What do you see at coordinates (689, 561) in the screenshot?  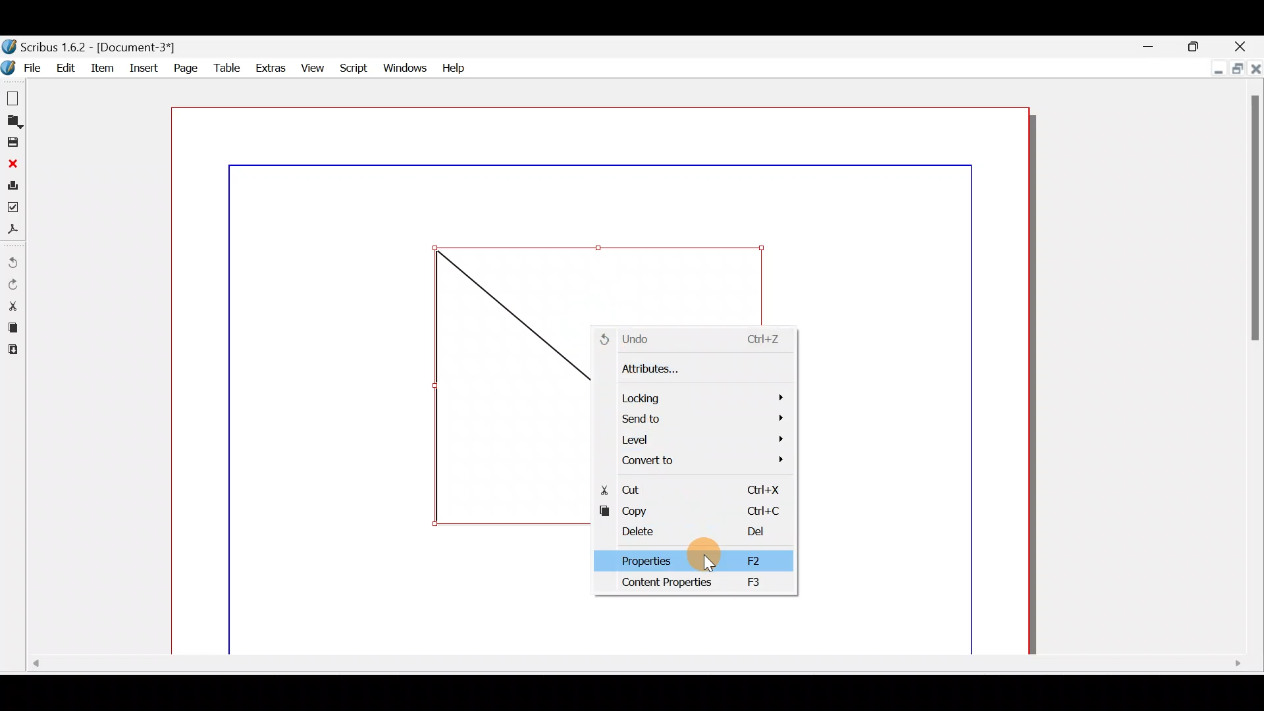 I see `Properties` at bounding box center [689, 561].